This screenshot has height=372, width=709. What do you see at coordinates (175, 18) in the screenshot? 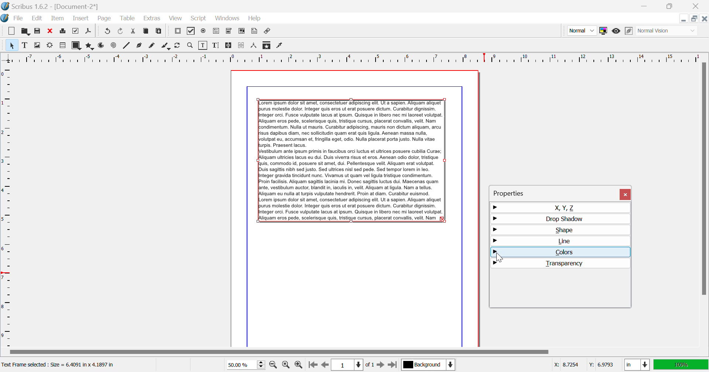
I see `View` at bounding box center [175, 18].